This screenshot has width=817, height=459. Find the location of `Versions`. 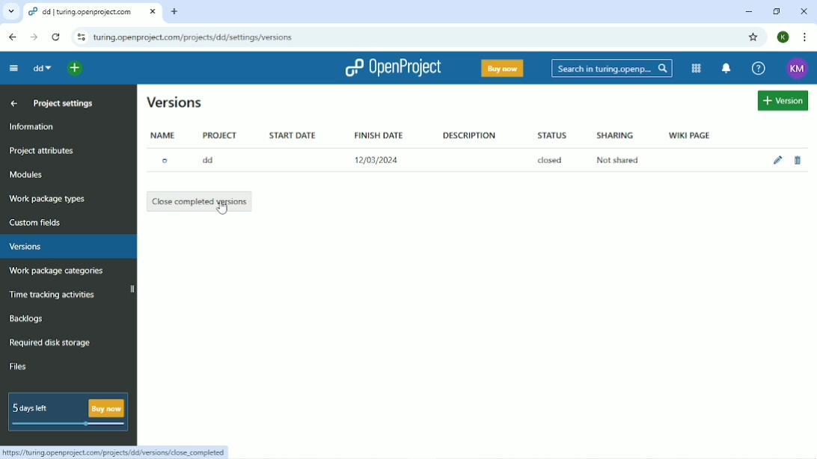

Versions is located at coordinates (27, 247).